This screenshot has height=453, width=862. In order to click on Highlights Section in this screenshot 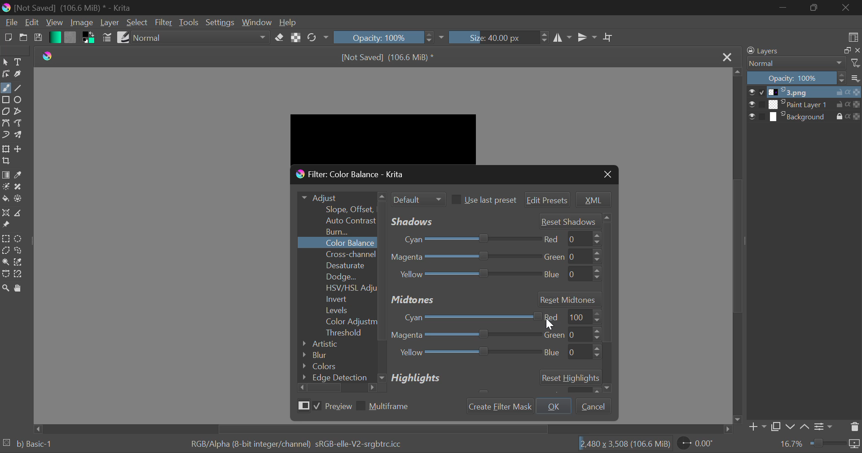, I will do `click(493, 379)`.